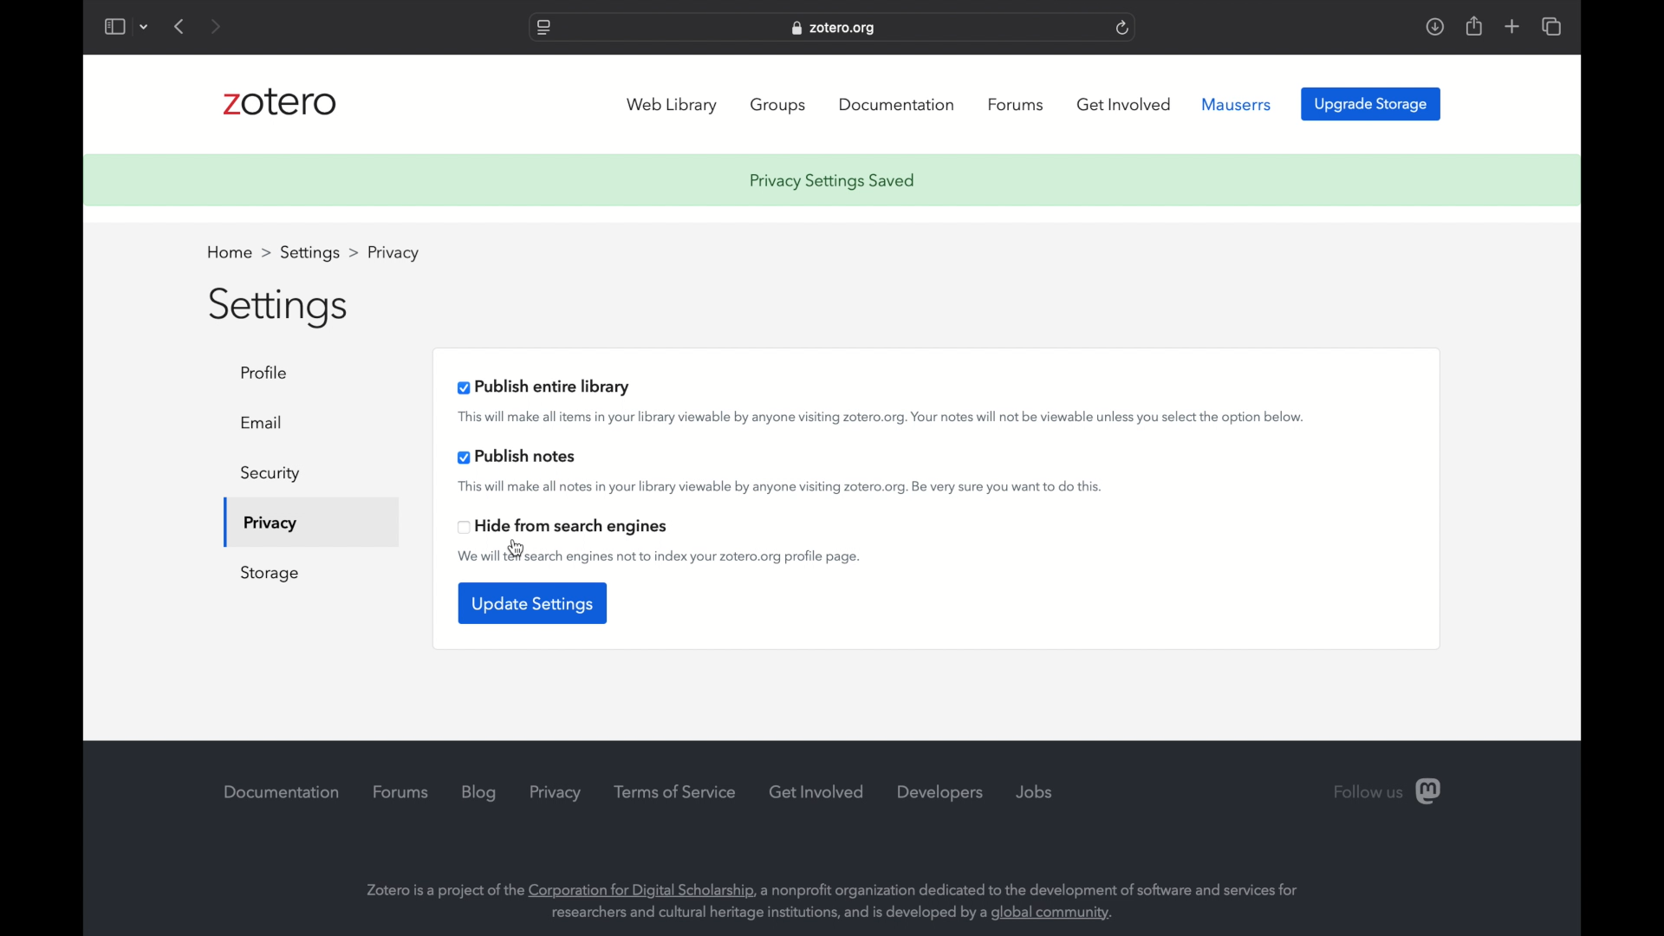  What do you see at coordinates (214, 26) in the screenshot?
I see `next` at bounding box center [214, 26].